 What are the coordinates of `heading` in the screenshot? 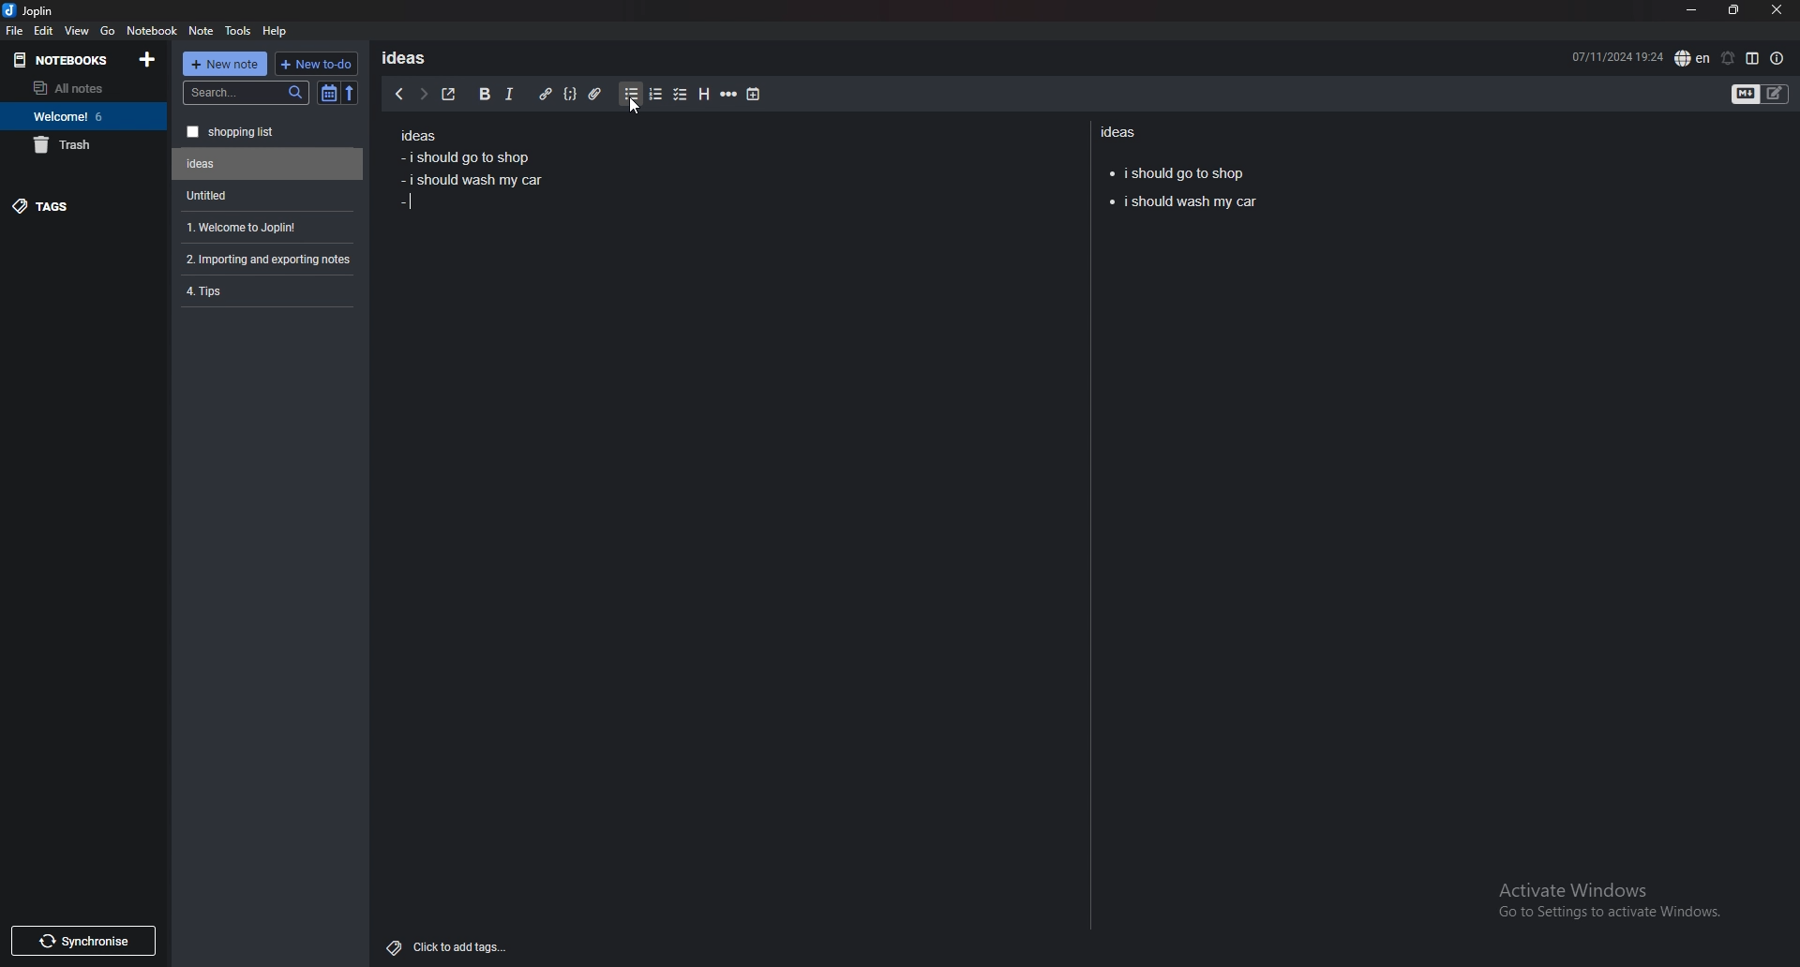 It's located at (702, 95).